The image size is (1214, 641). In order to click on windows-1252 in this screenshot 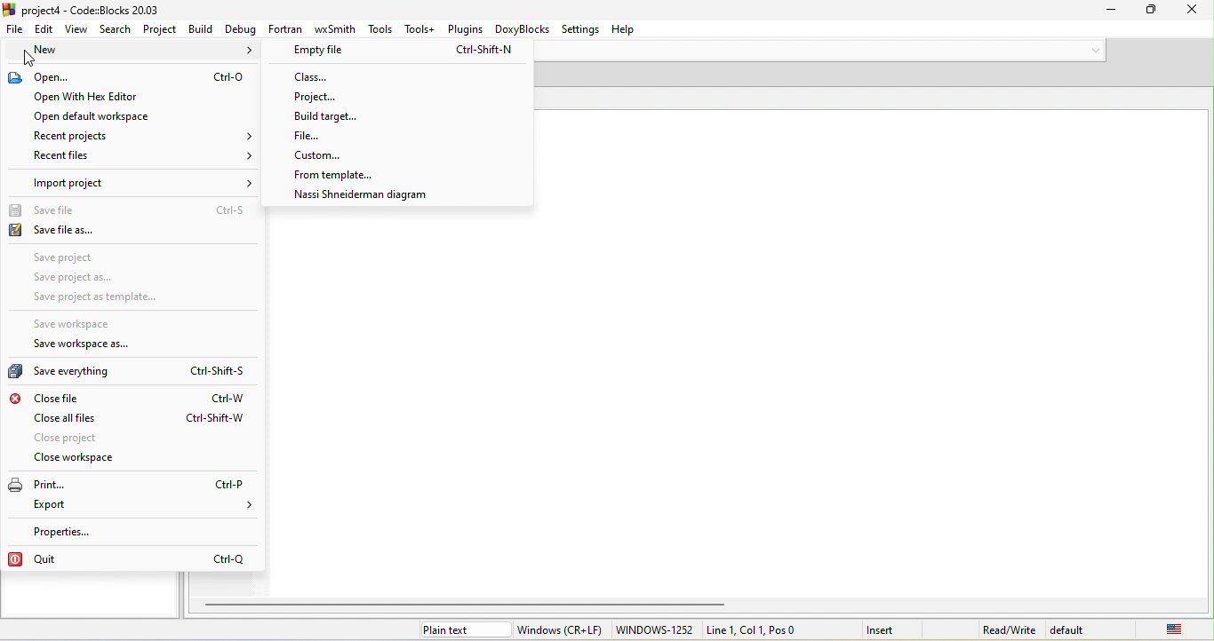, I will do `click(654, 630)`.